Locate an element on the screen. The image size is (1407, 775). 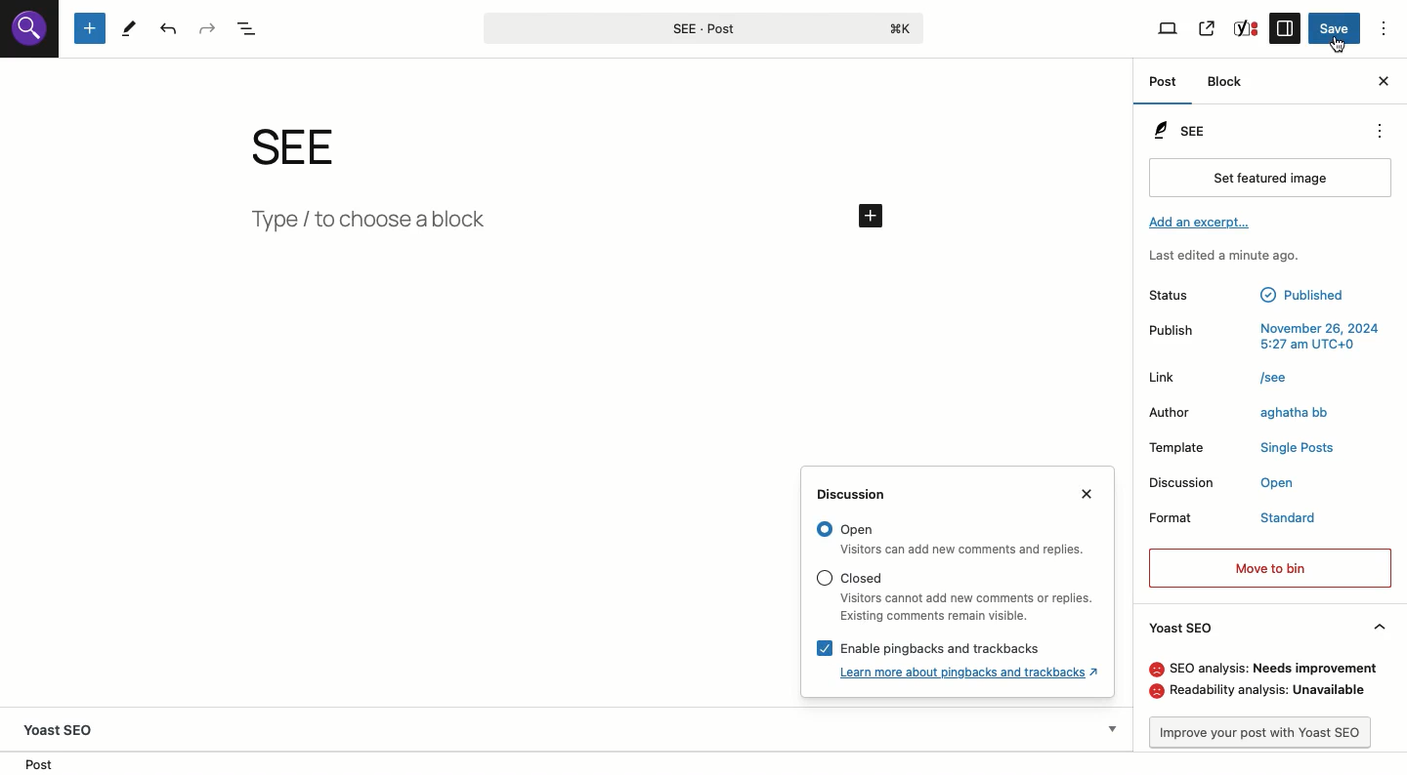
Post is located at coordinates (1163, 81).